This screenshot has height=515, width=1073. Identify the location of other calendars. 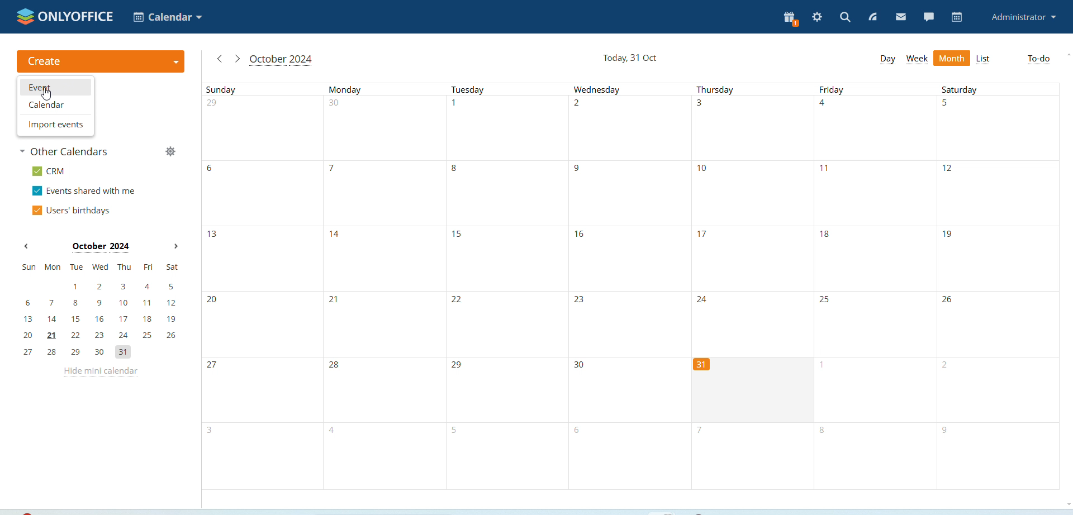
(67, 151).